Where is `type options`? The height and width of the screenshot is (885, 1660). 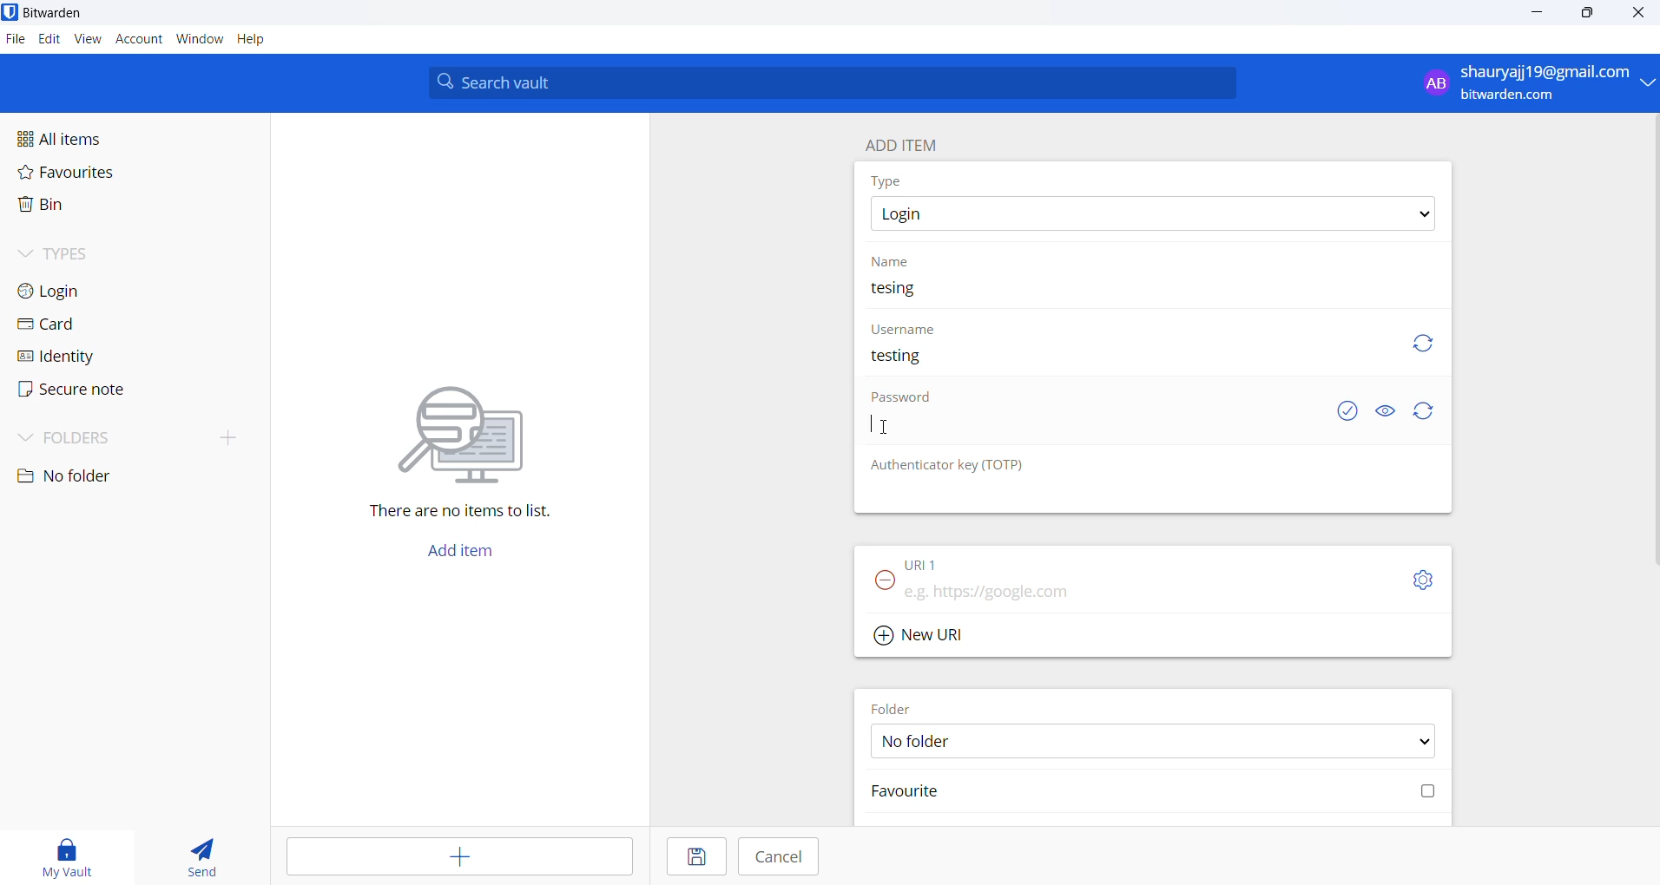 type options is located at coordinates (1157, 215).